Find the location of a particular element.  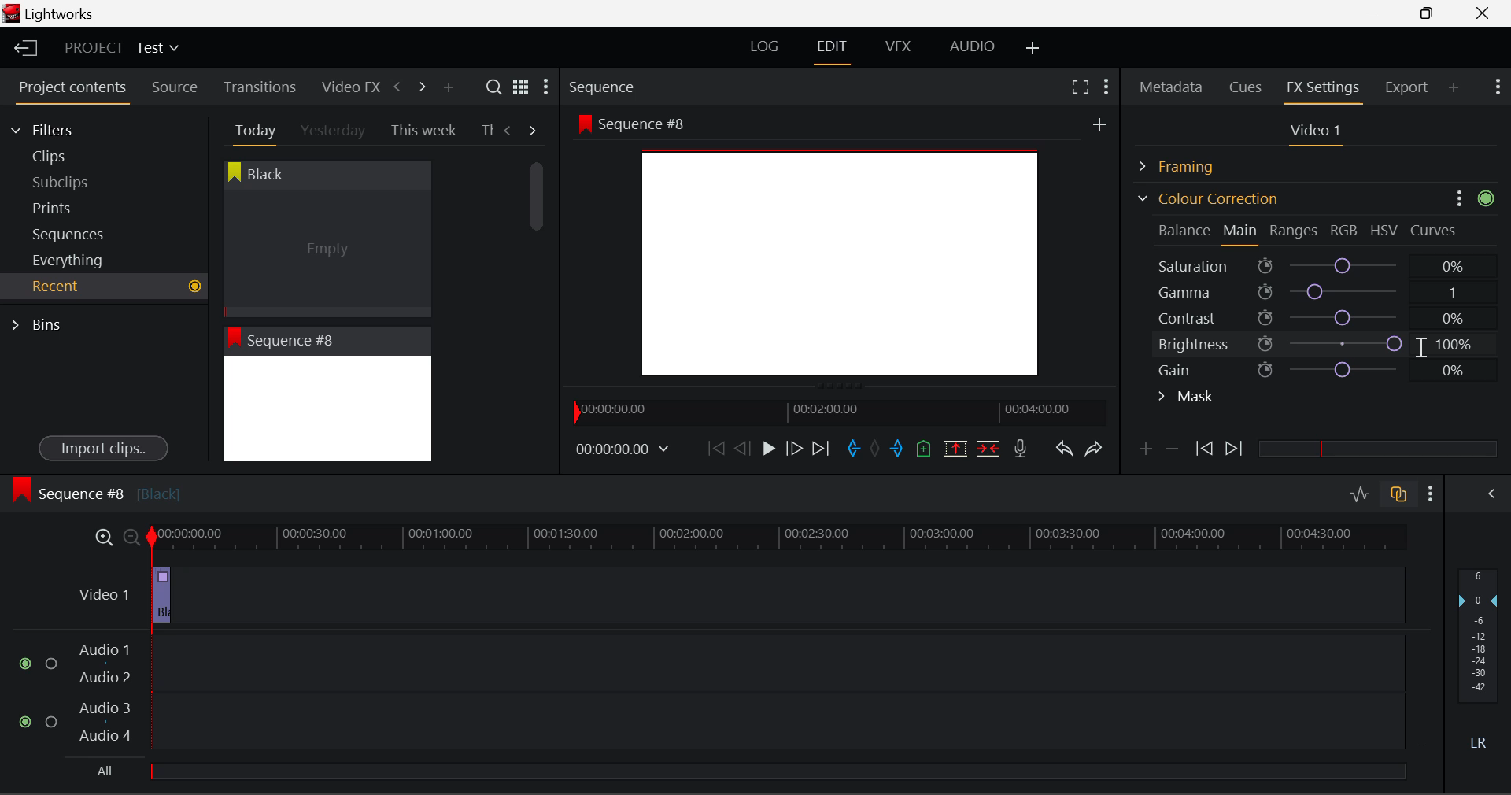

Show Settings is located at coordinates (1105, 84).